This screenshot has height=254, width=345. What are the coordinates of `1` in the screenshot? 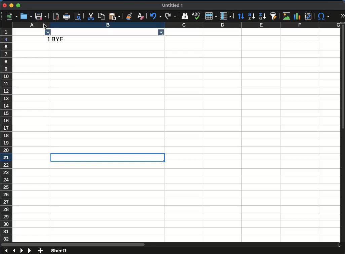 It's located at (48, 40).